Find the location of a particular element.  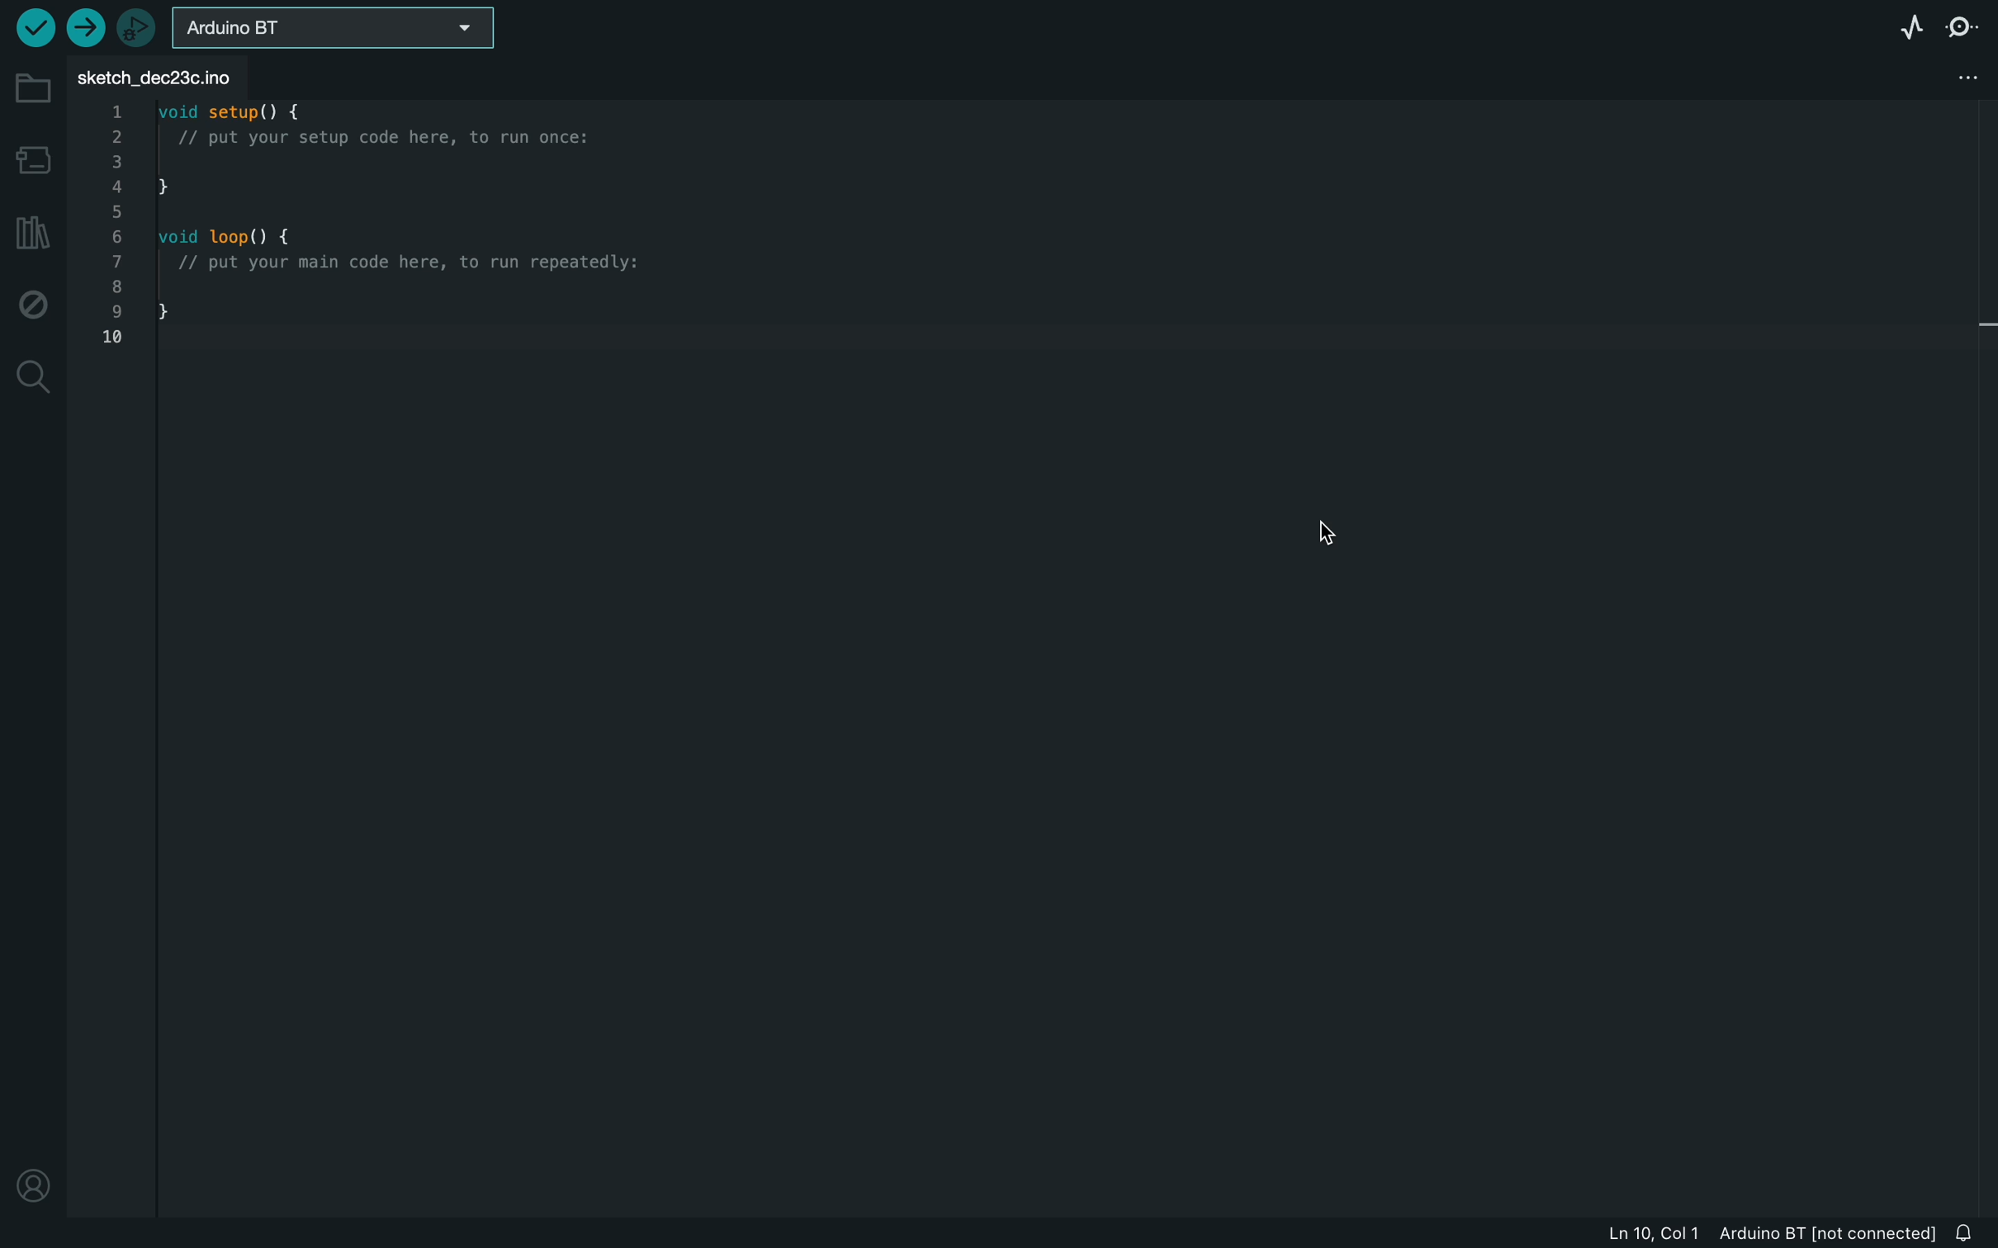

profile is located at coordinates (32, 1190).